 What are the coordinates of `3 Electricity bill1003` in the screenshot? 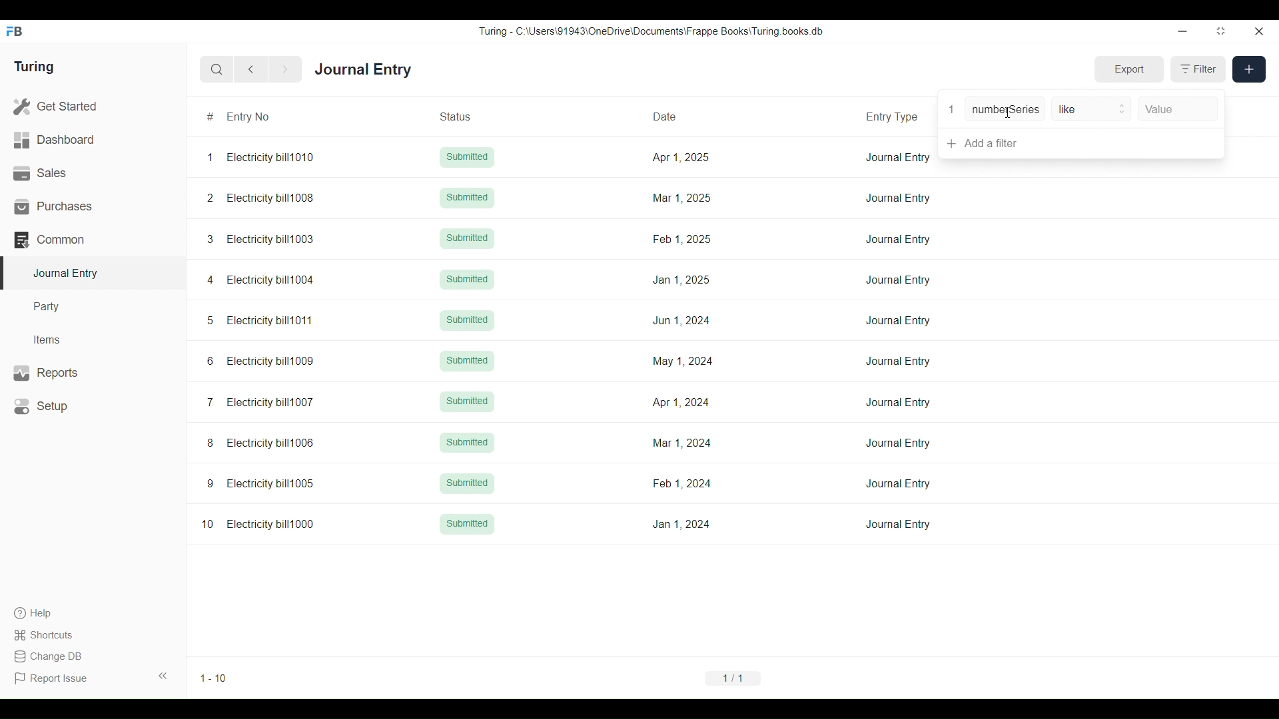 It's located at (261, 239).